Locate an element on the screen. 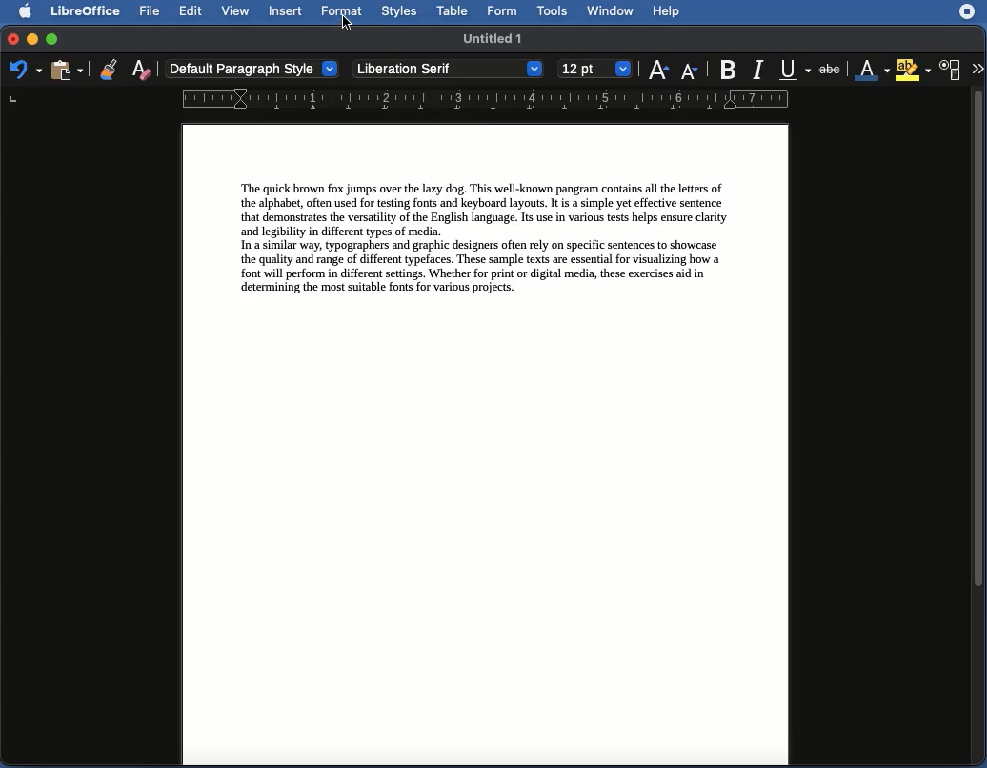 Image resolution: width=987 pixels, height=768 pixels. Format  is located at coordinates (341, 11).